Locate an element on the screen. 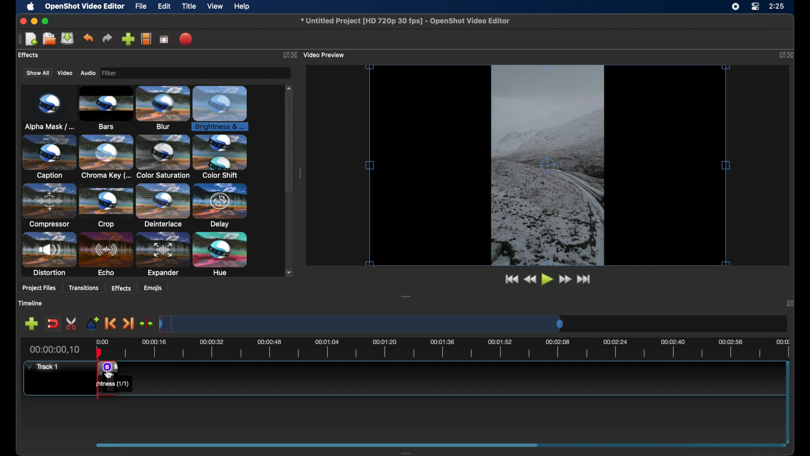  expand is located at coordinates (780, 55).